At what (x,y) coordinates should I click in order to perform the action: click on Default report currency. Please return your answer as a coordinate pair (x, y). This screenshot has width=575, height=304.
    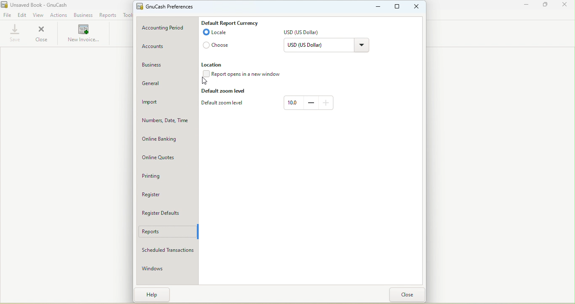
    Looking at the image, I should click on (230, 22).